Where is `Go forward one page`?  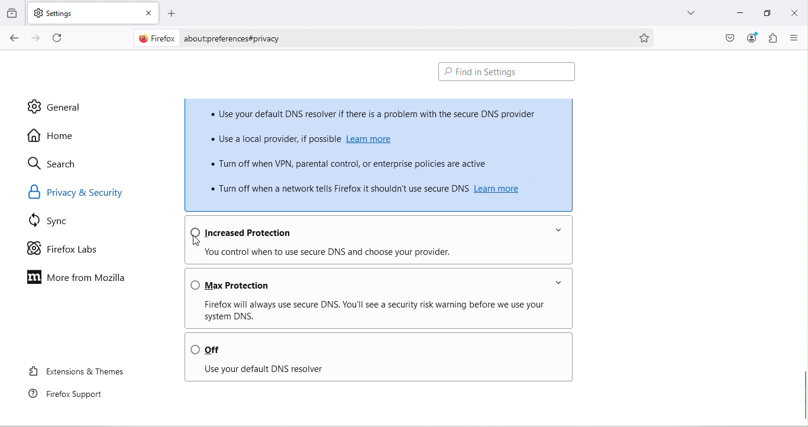 Go forward one page is located at coordinates (35, 38).